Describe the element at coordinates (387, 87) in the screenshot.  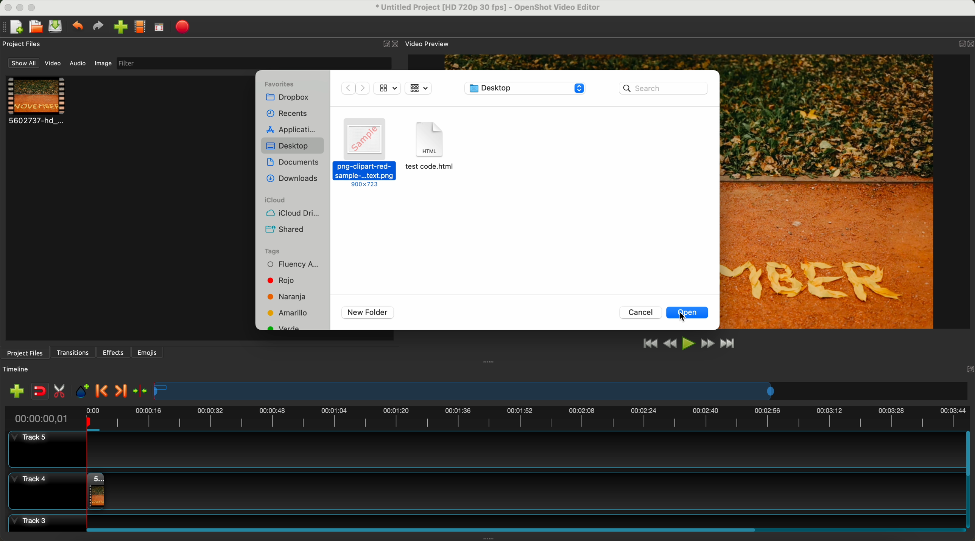
I see `view` at that location.